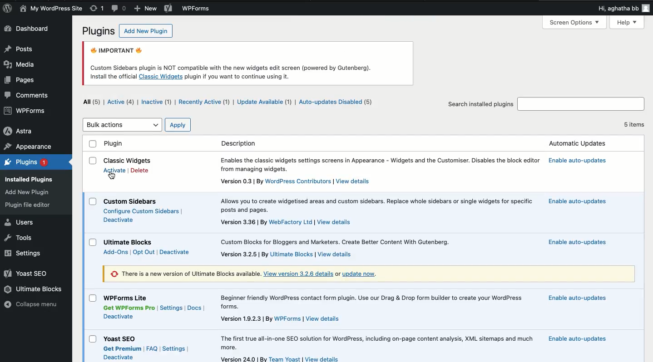  What do you see at coordinates (121, 102) in the screenshot?
I see `Active` at bounding box center [121, 102].